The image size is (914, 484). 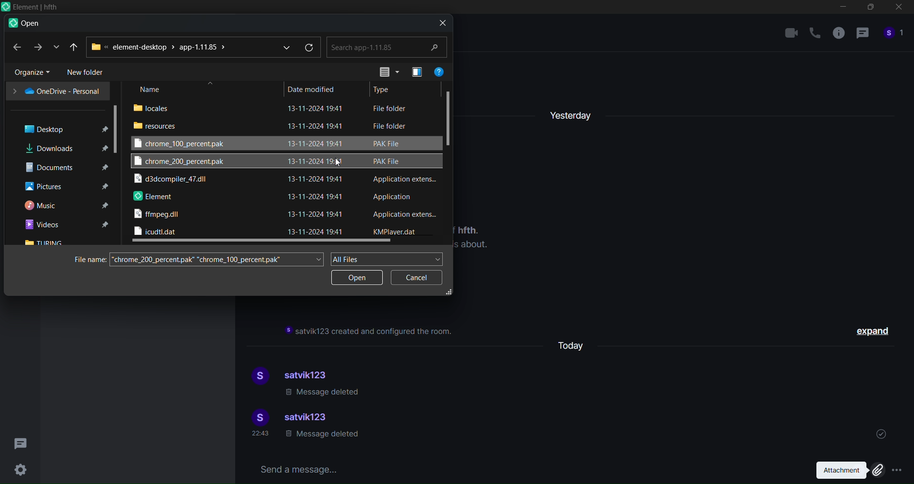 I want to click on resize dialog, so click(x=449, y=292).